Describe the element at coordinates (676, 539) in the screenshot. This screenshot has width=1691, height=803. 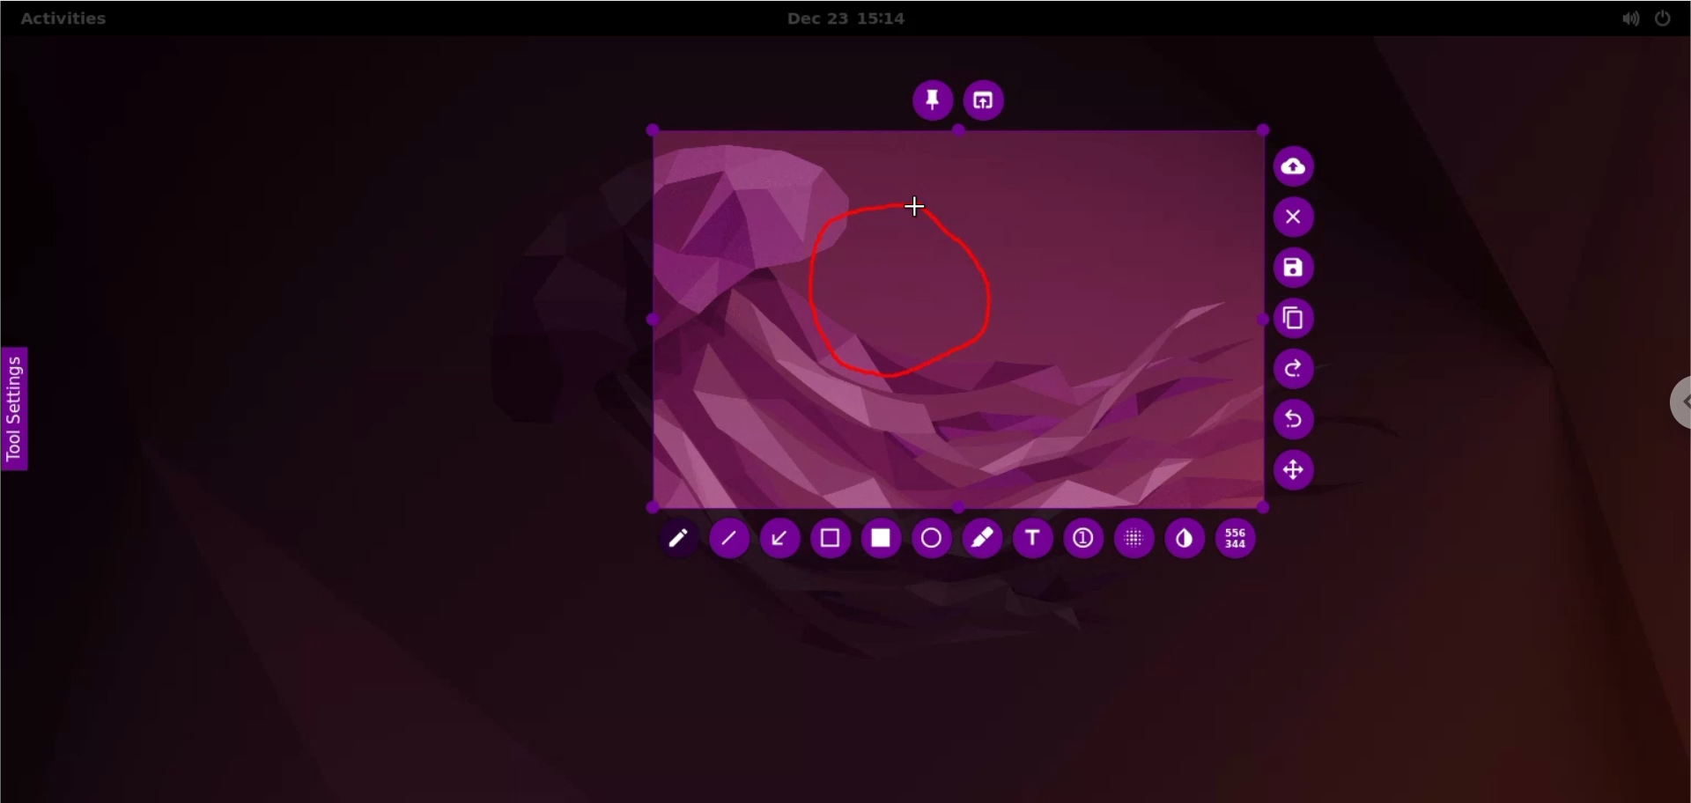
I see `pencil` at that location.